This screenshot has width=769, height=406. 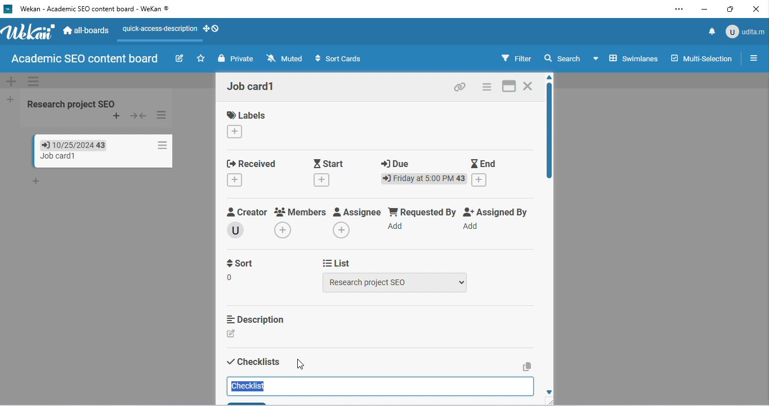 What do you see at coordinates (730, 9) in the screenshot?
I see `maximize` at bounding box center [730, 9].